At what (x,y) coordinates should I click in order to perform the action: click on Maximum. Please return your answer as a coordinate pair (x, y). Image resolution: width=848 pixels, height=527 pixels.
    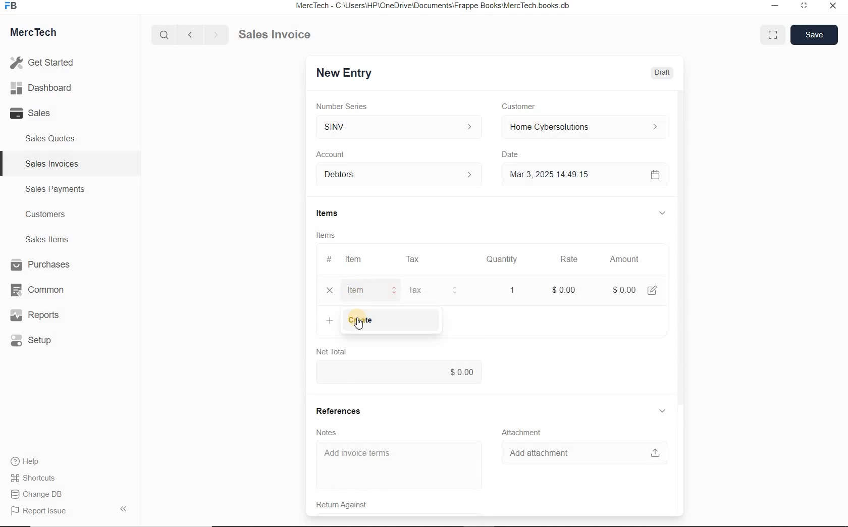
    Looking at the image, I should click on (804, 7).